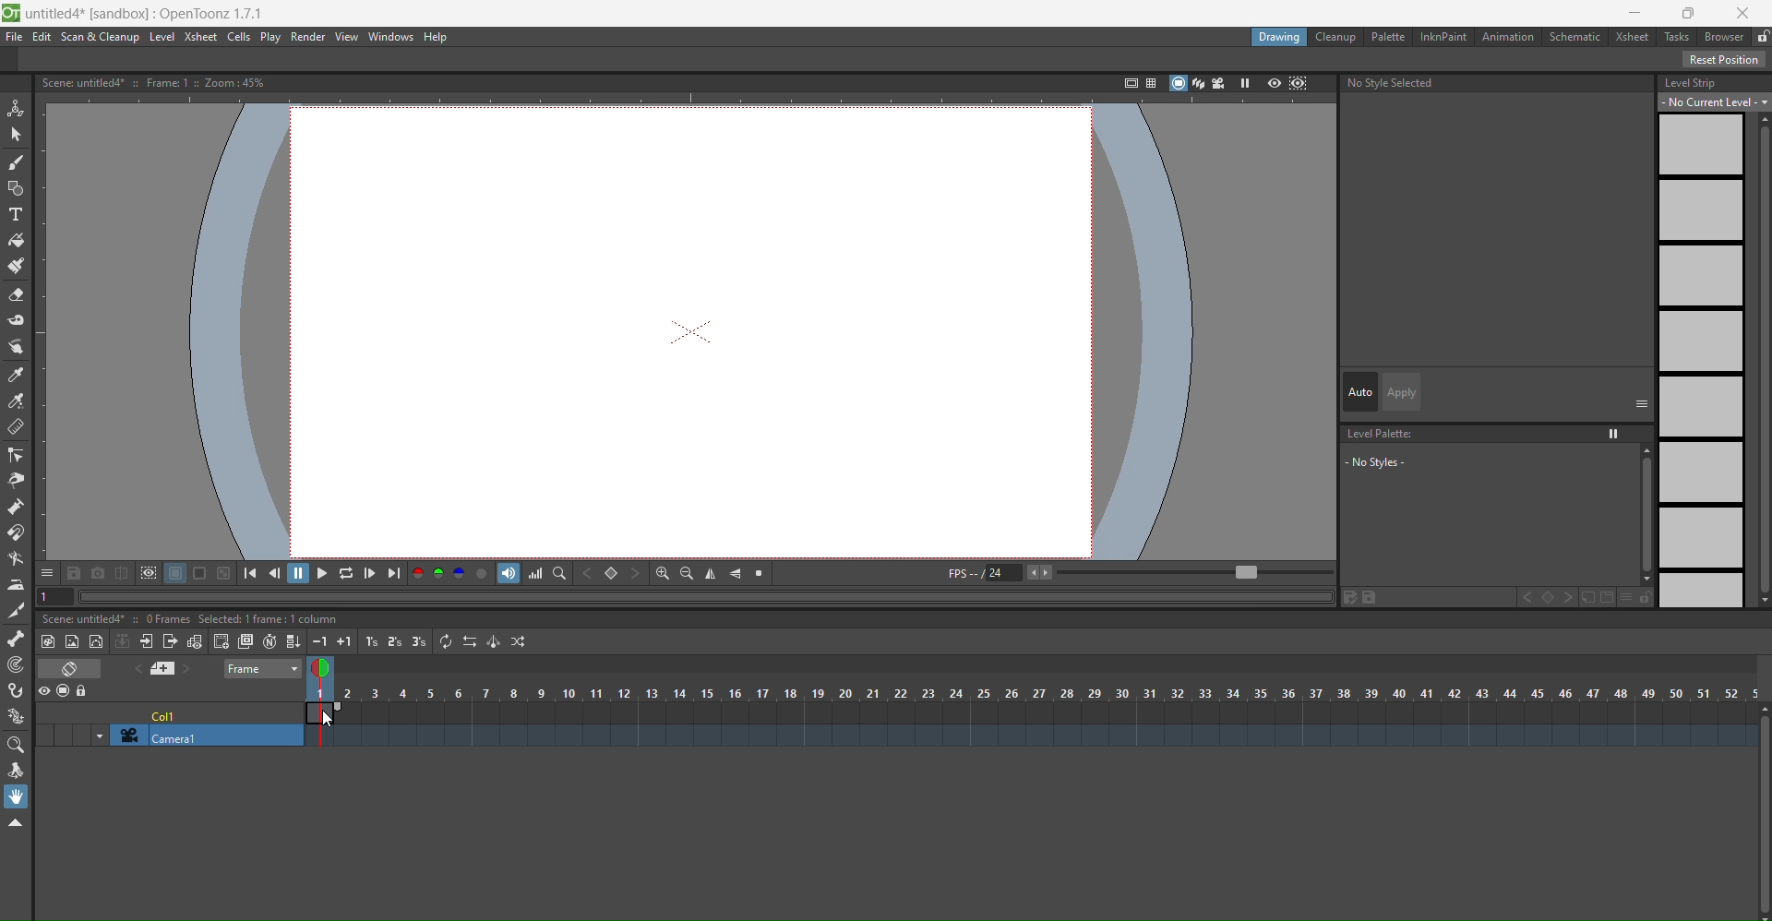 This screenshot has height=921, width=1772. Describe the element at coordinates (440, 37) in the screenshot. I see `help` at that location.